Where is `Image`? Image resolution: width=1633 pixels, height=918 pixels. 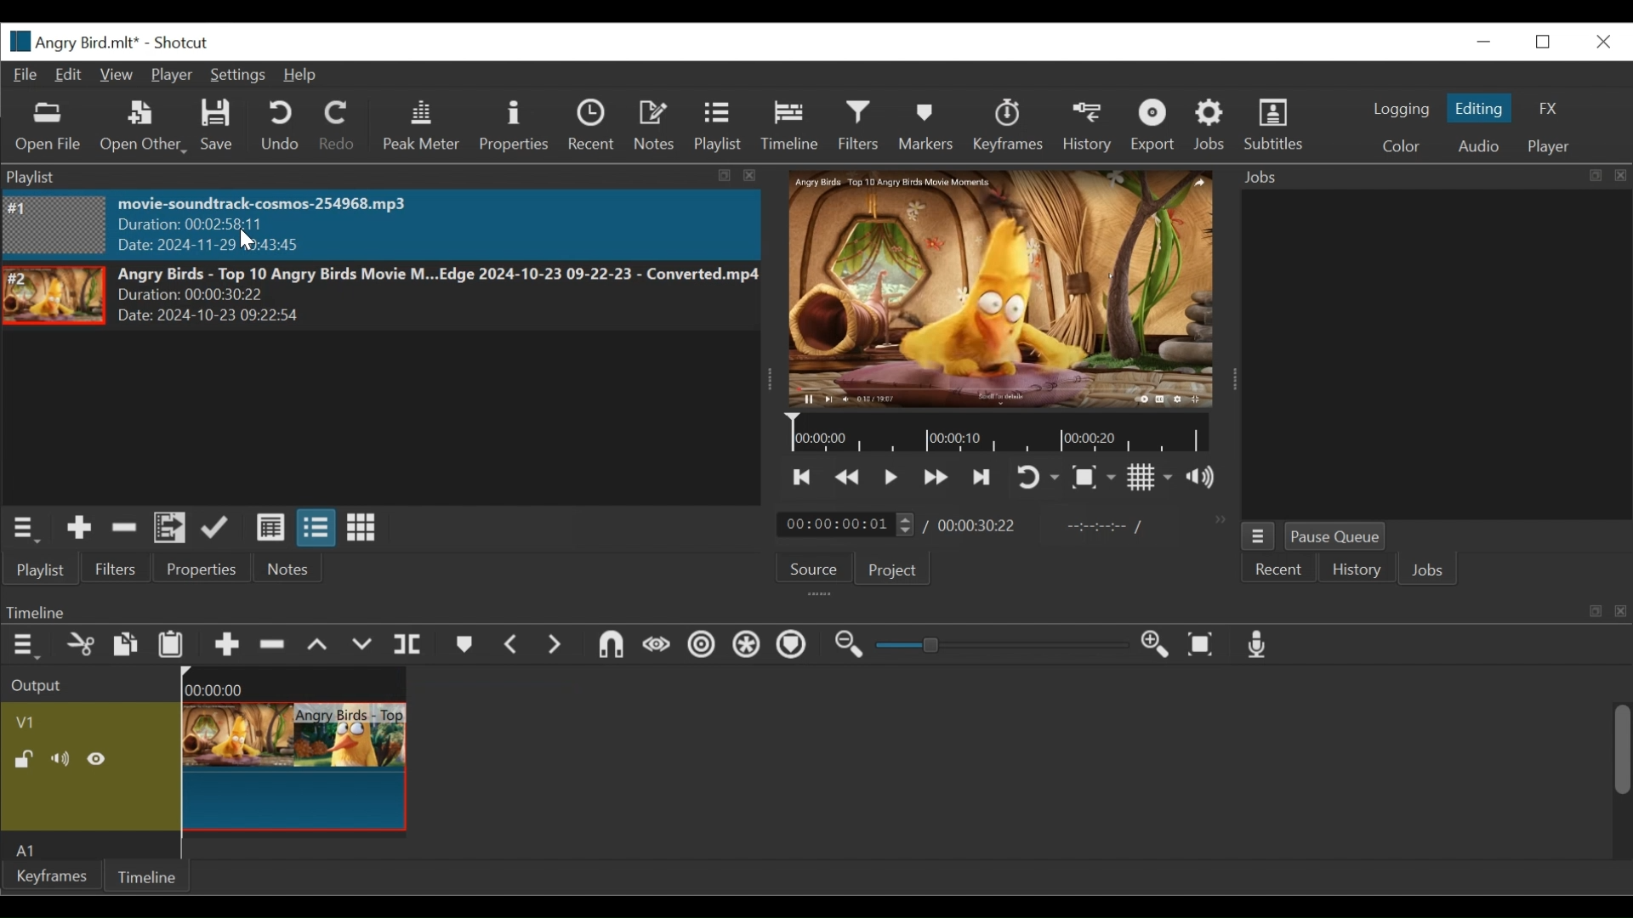 Image is located at coordinates (54, 296).